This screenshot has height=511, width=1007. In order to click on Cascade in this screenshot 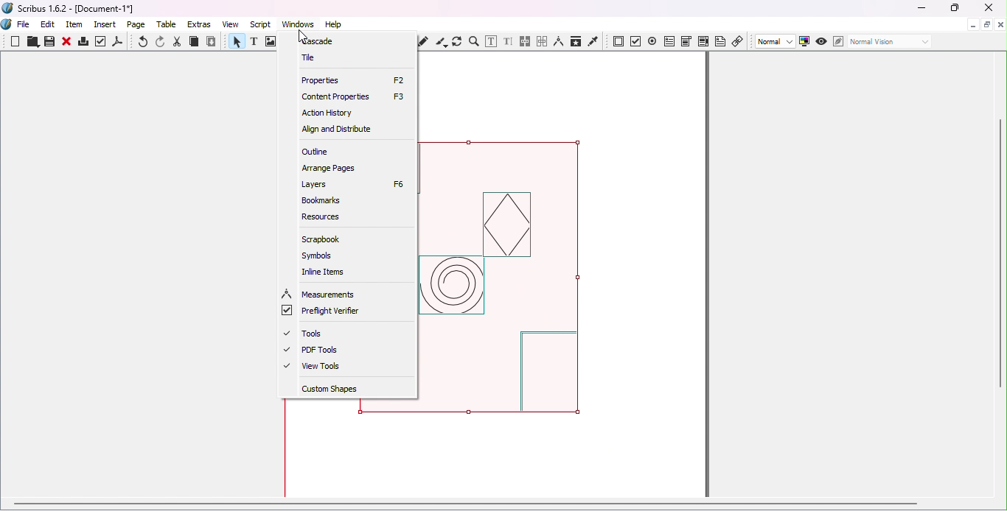, I will do `click(322, 40)`.